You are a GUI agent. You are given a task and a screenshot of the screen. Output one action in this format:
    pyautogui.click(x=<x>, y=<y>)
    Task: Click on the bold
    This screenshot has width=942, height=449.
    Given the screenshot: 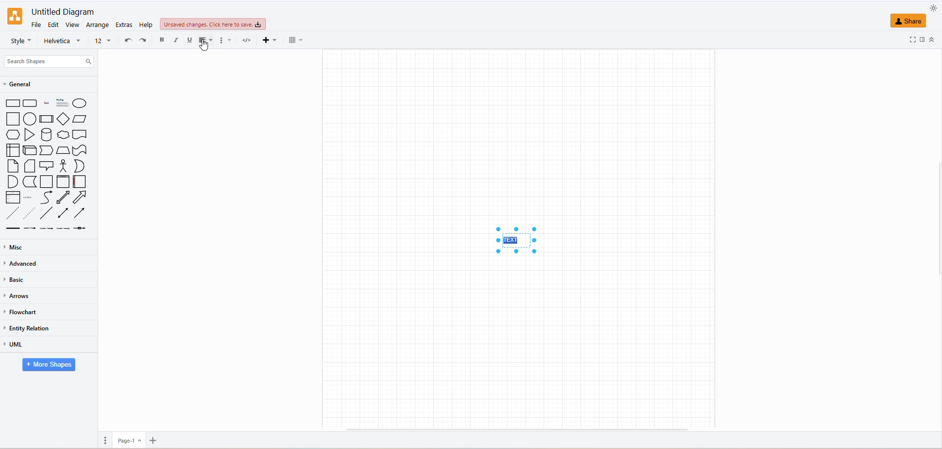 What is the action you would take?
    pyautogui.click(x=160, y=41)
    